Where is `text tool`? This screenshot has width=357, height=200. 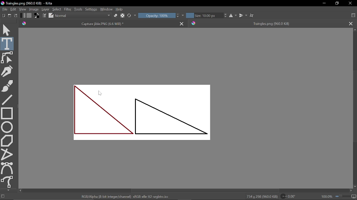
text tool is located at coordinates (7, 44).